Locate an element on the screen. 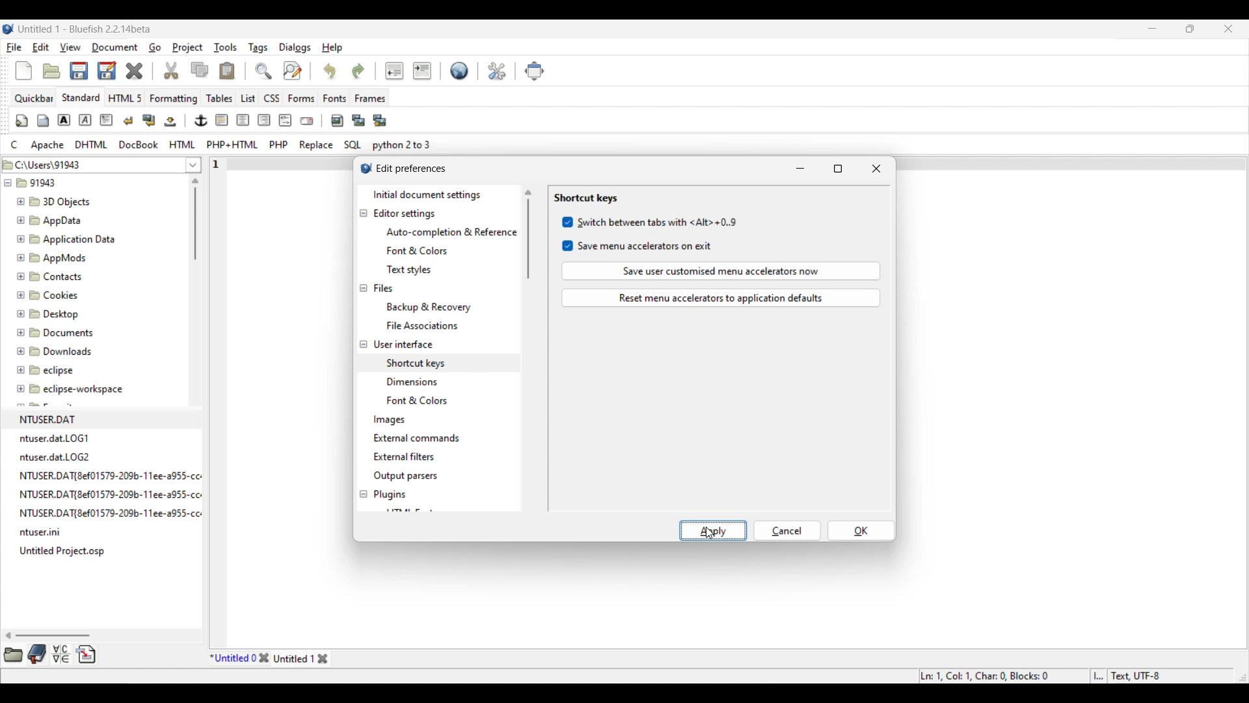 The width and height of the screenshot is (1249, 703). Window title is located at coordinates (412, 168).